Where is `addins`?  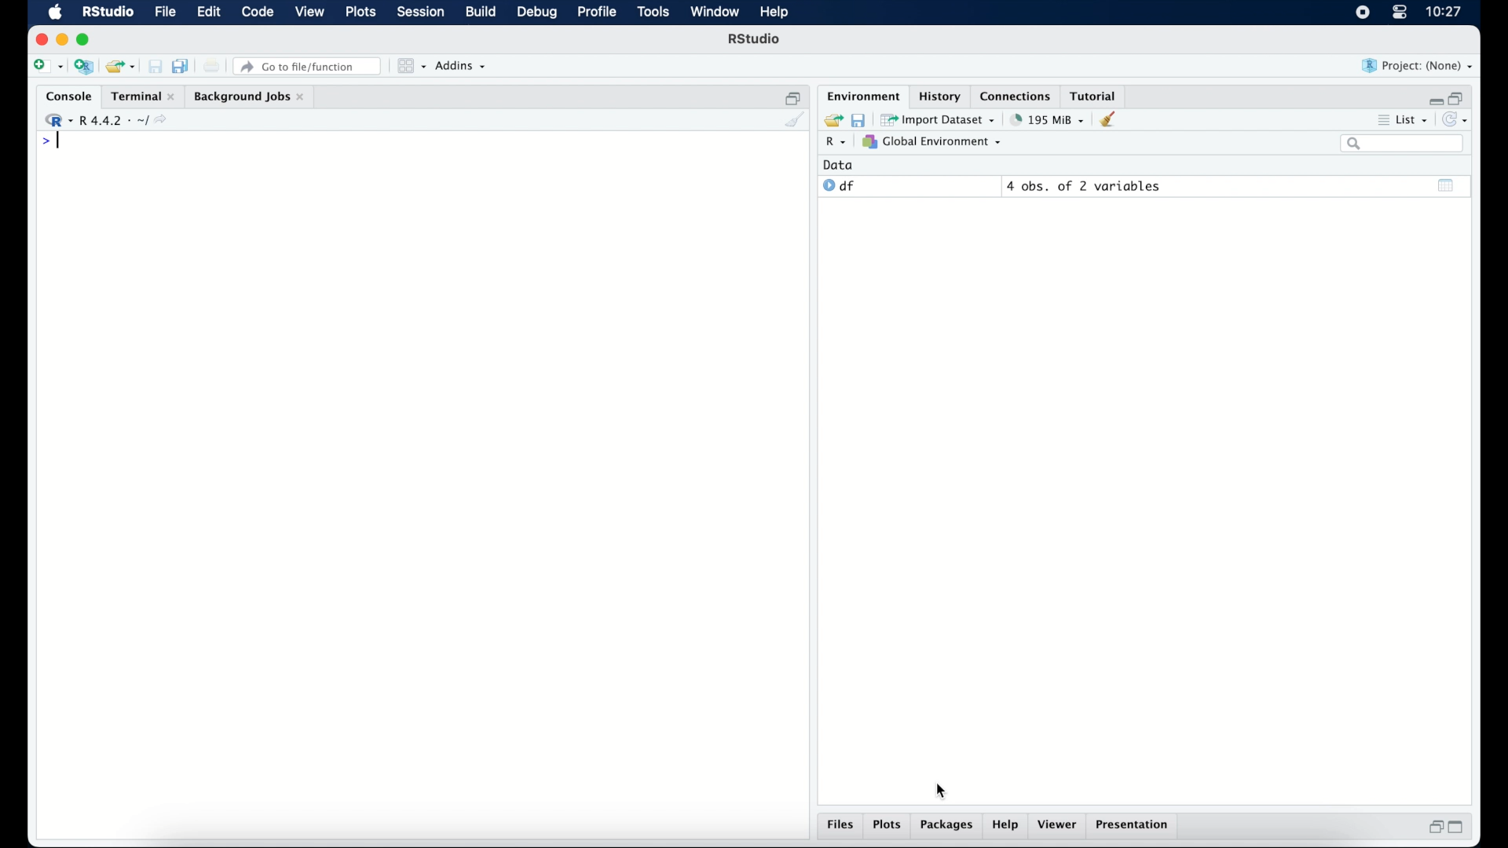
addins is located at coordinates (461, 67).